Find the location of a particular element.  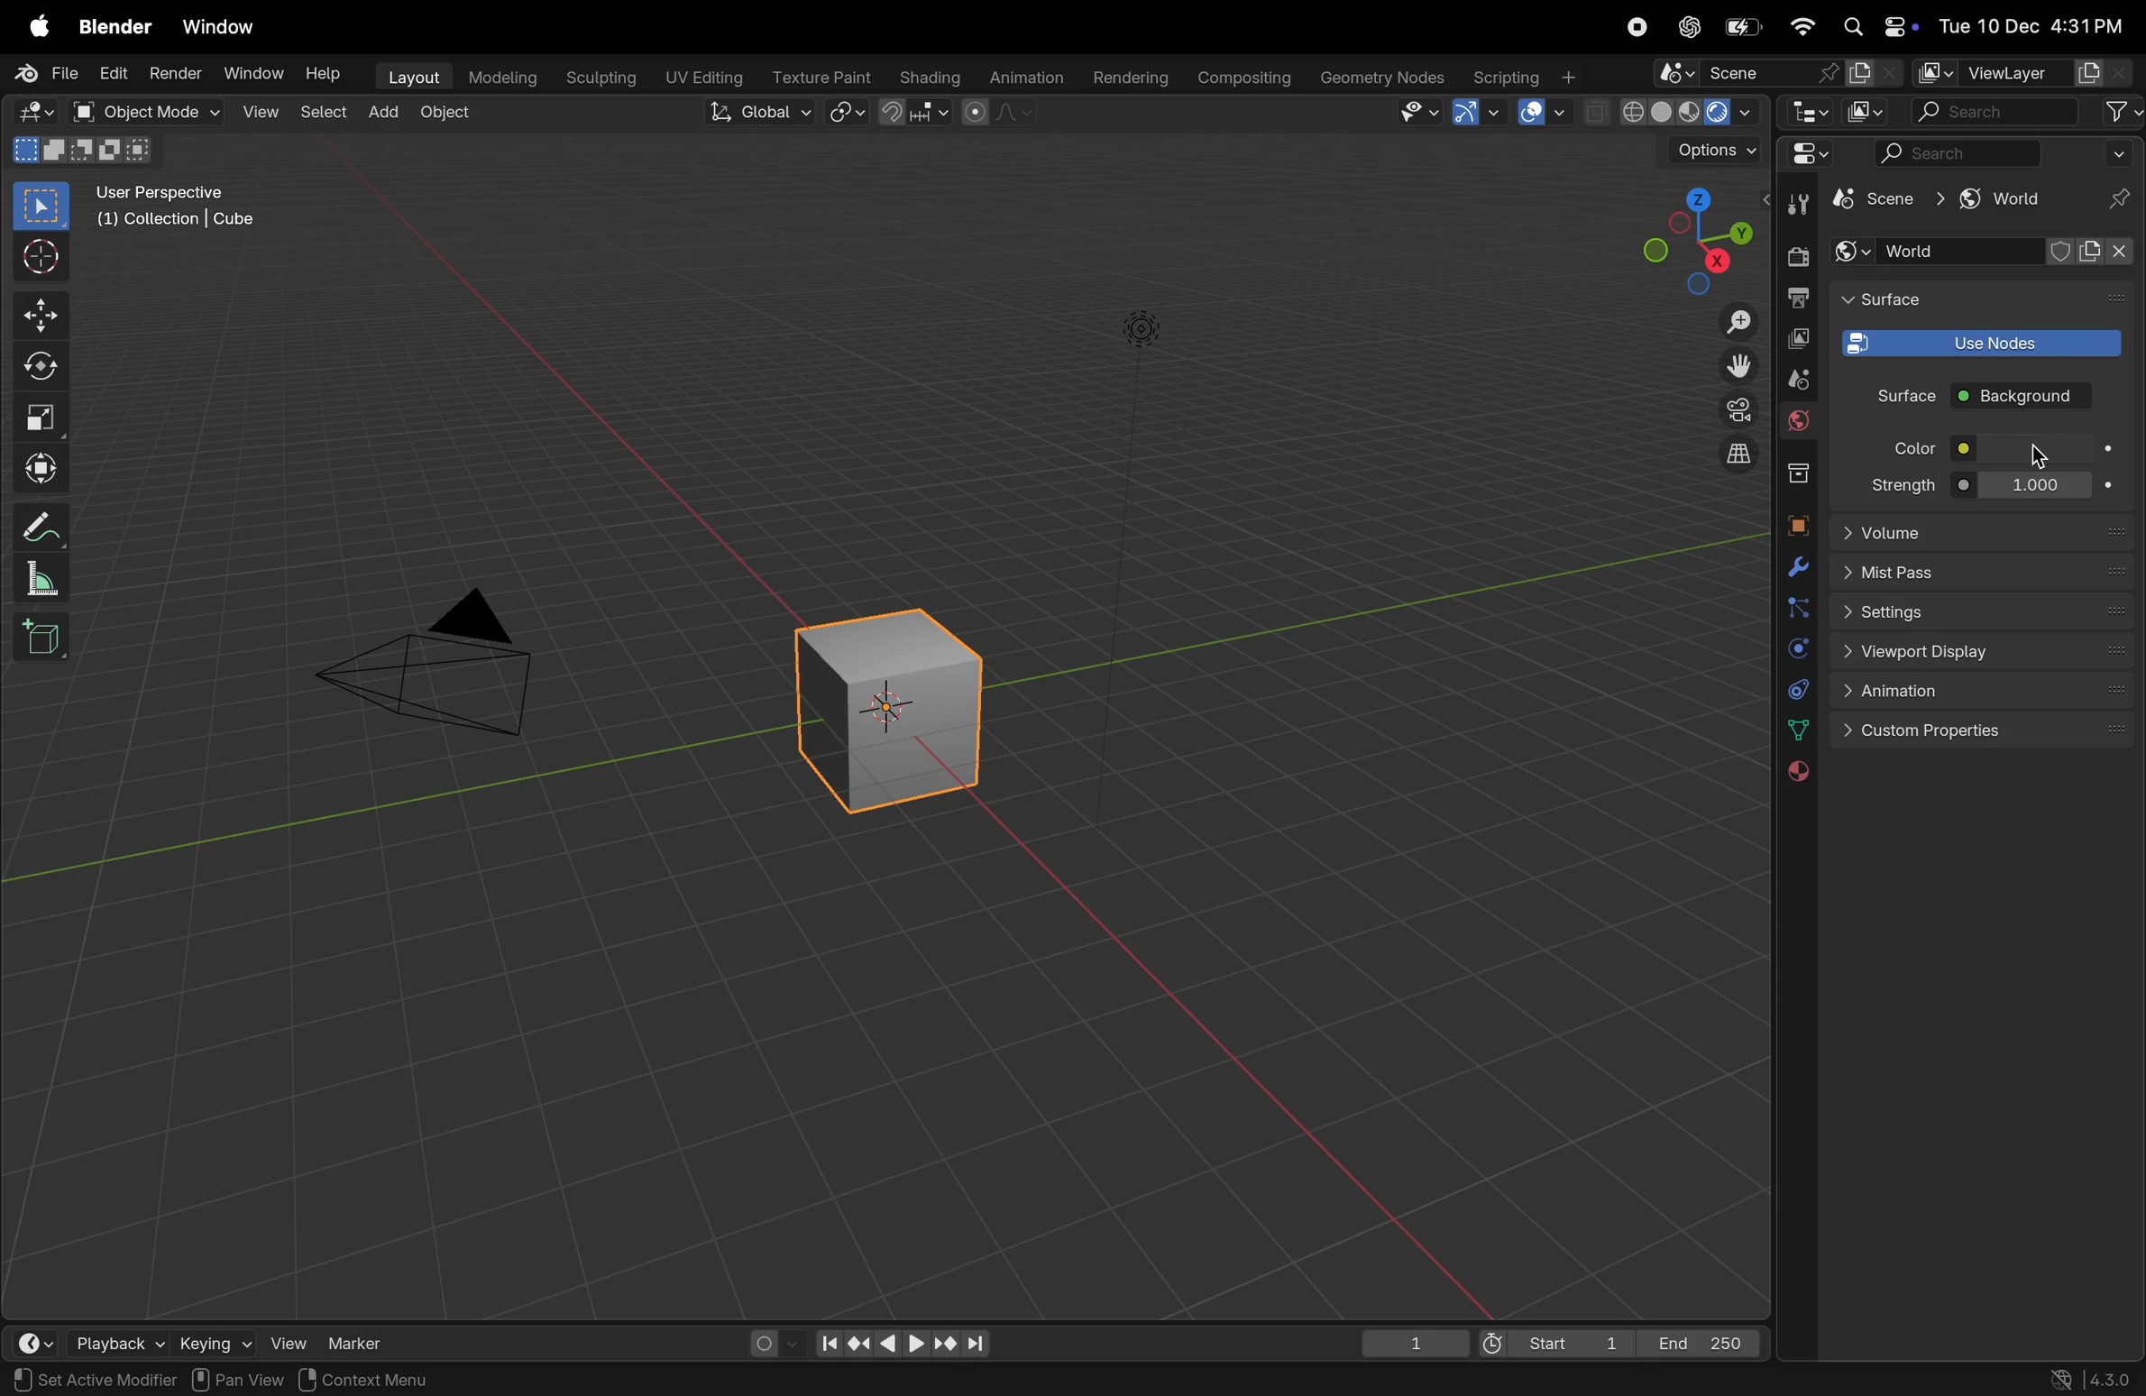

strength is located at coordinates (1903, 484).